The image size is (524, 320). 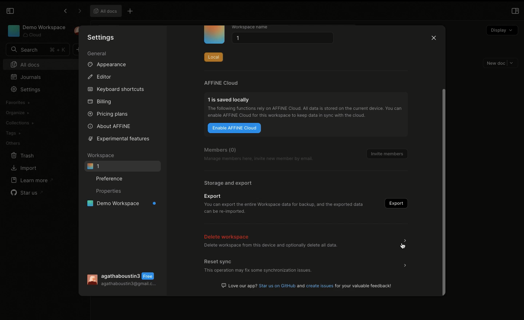 What do you see at coordinates (121, 275) in the screenshot?
I see `agathaboustin3` at bounding box center [121, 275].